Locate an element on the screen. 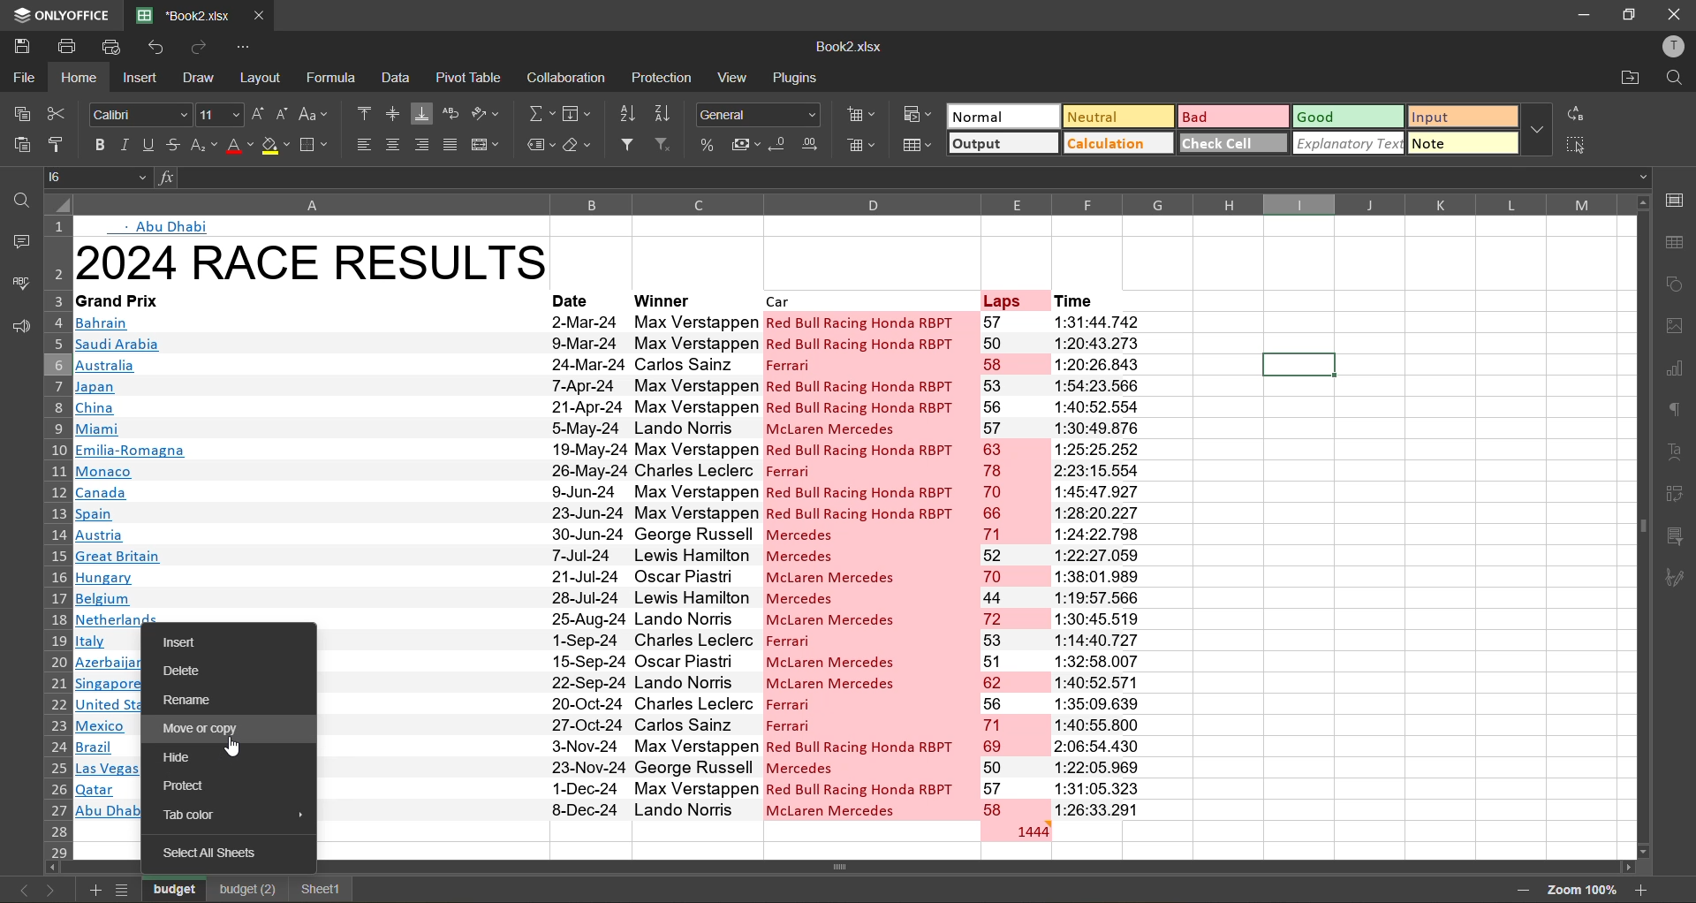 This screenshot has width=1696, height=903. copy style is located at coordinates (59, 143).